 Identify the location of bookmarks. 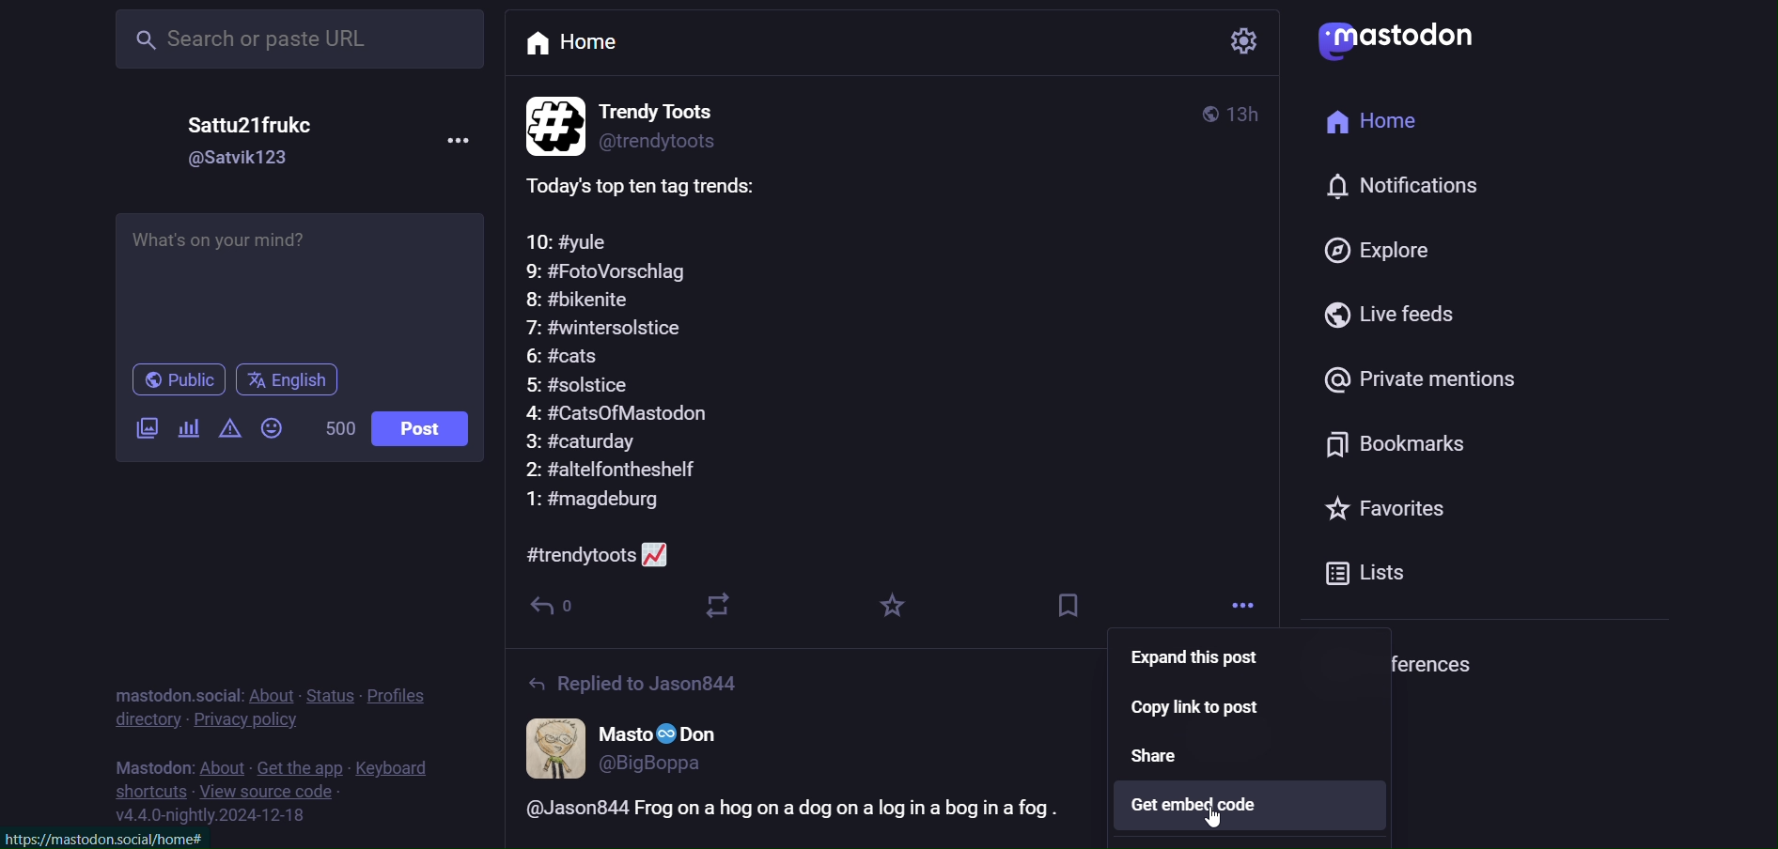
(1386, 444).